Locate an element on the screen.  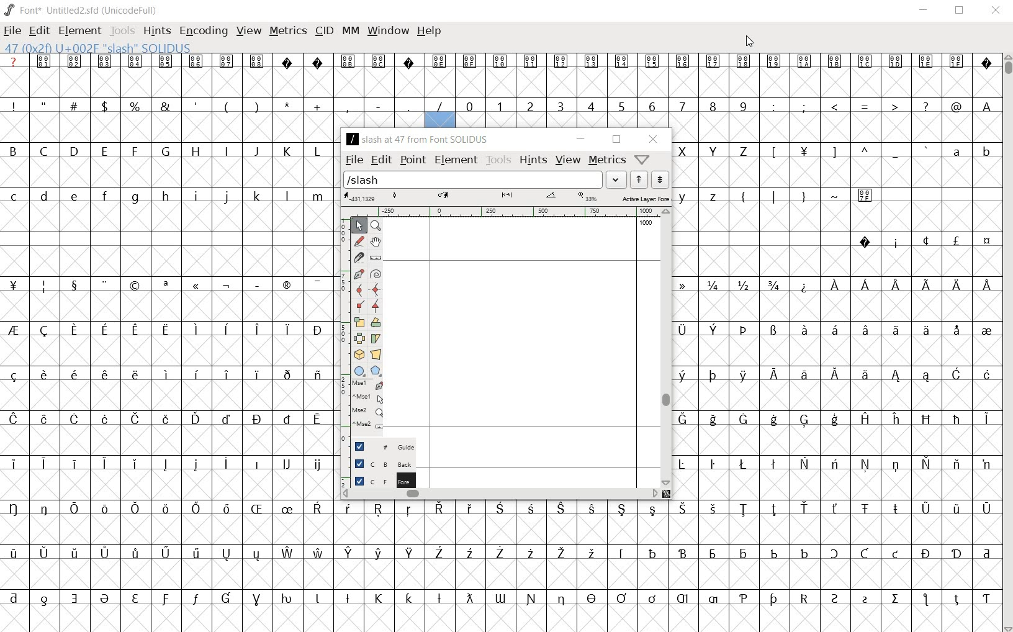
special letters is located at coordinates (835, 463).